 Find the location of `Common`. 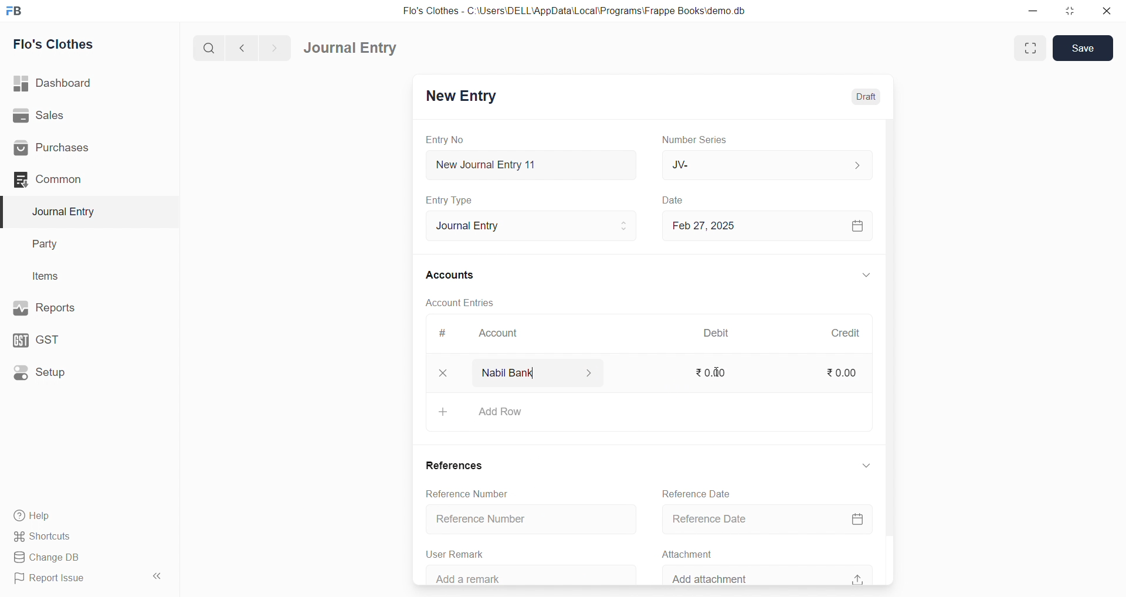

Common is located at coordinates (70, 180).